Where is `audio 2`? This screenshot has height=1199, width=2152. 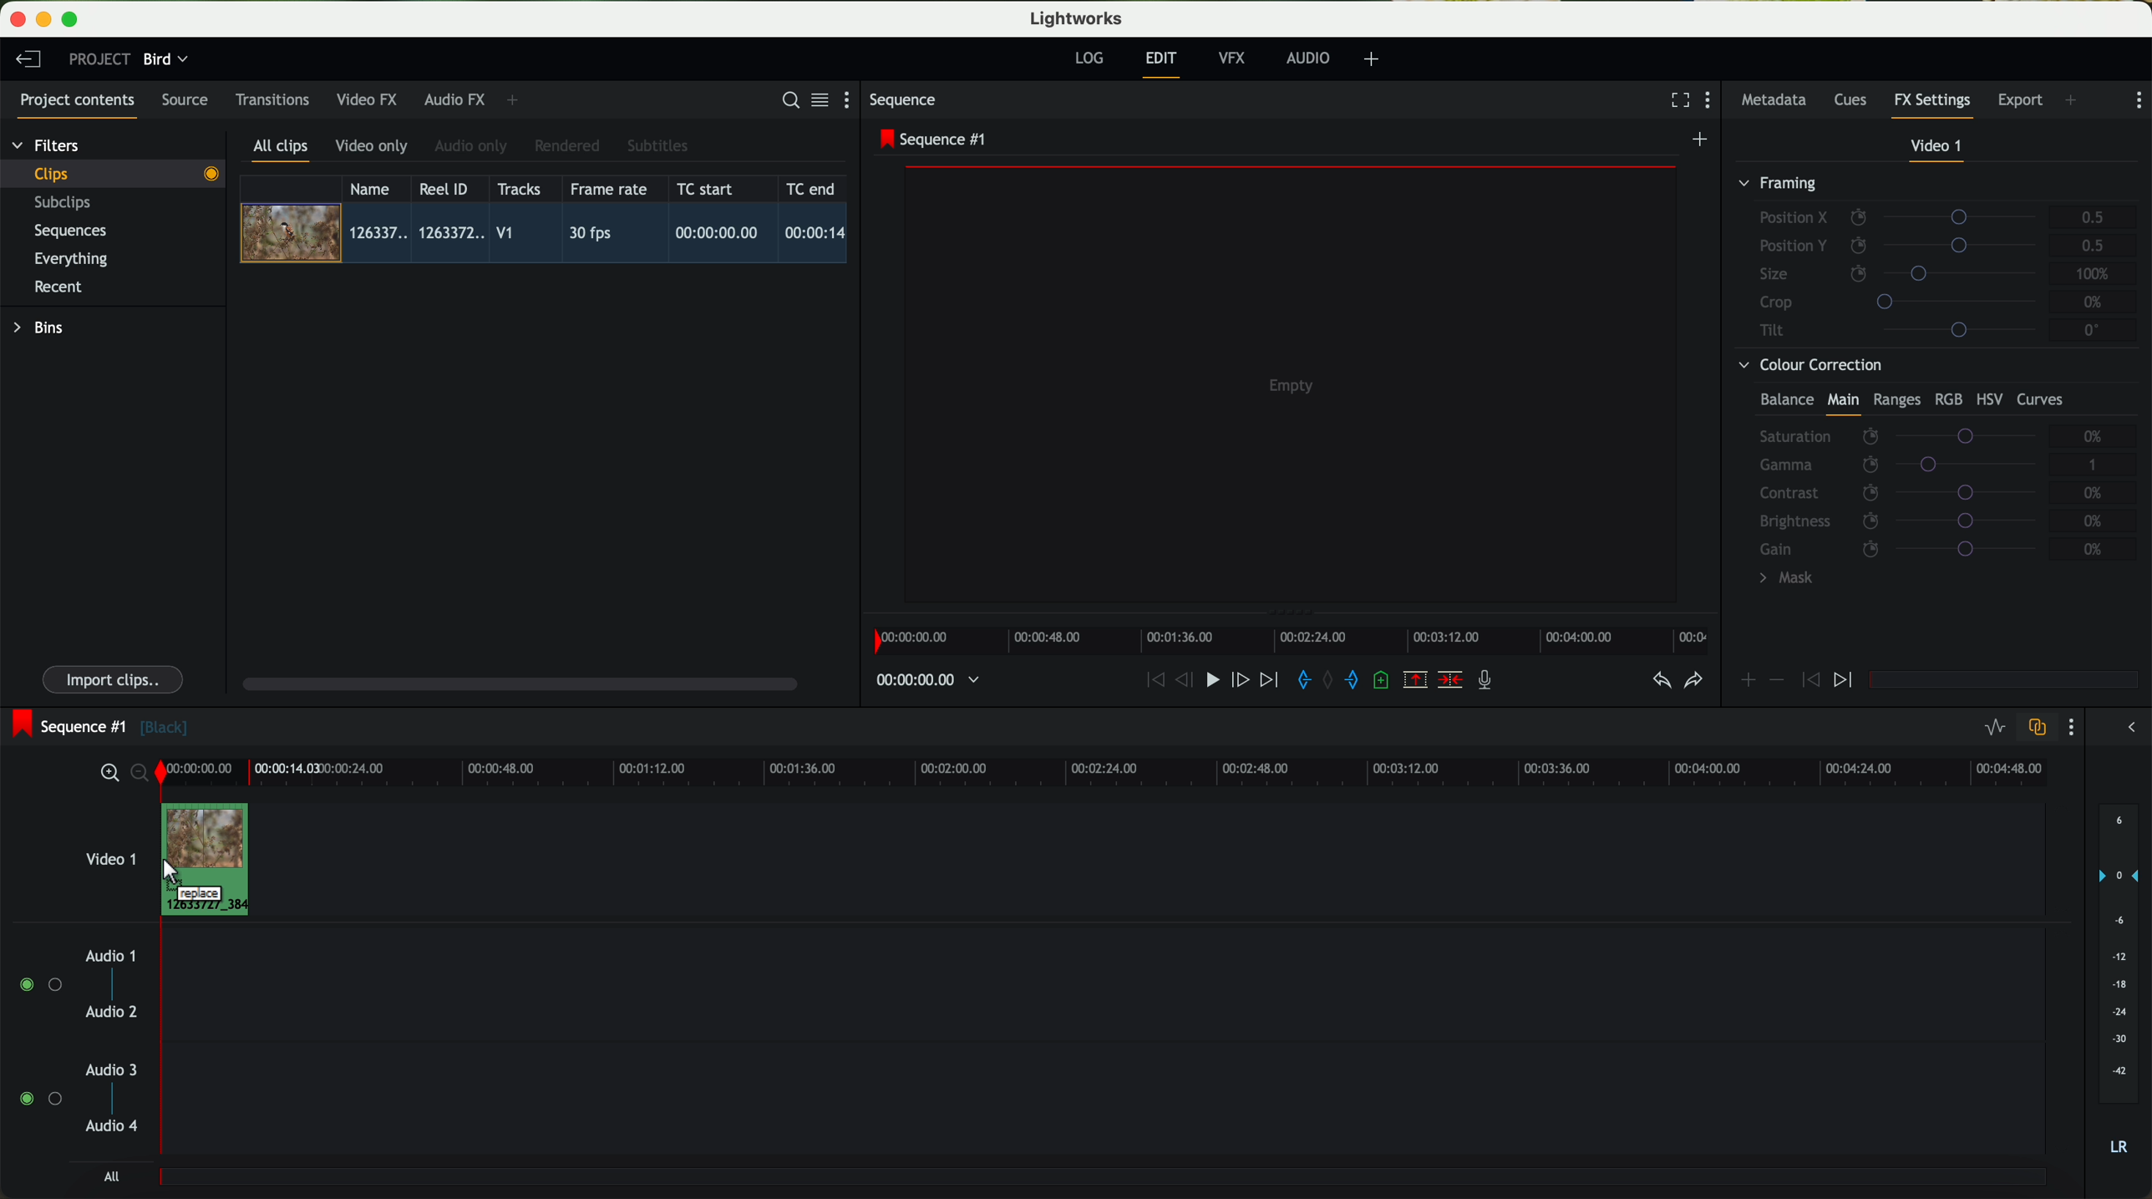 audio 2 is located at coordinates (113, 1013).